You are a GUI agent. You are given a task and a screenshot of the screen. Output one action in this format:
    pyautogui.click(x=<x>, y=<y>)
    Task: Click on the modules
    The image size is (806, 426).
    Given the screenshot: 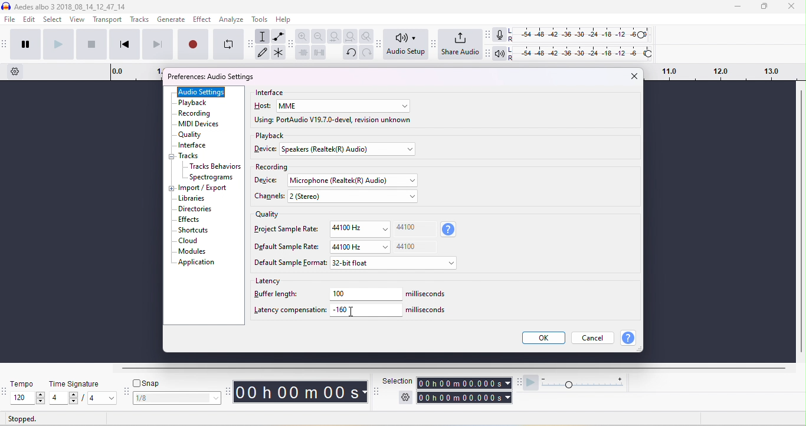 What is the action you would take?
    pyautogui.click(x=191, y=251)
    